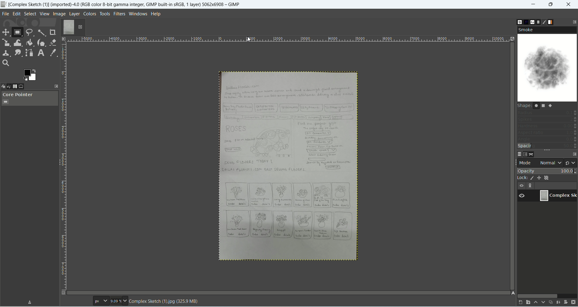 This screenshot has height=307, width=578. I want to click on color picker tool, so click(53, 53).